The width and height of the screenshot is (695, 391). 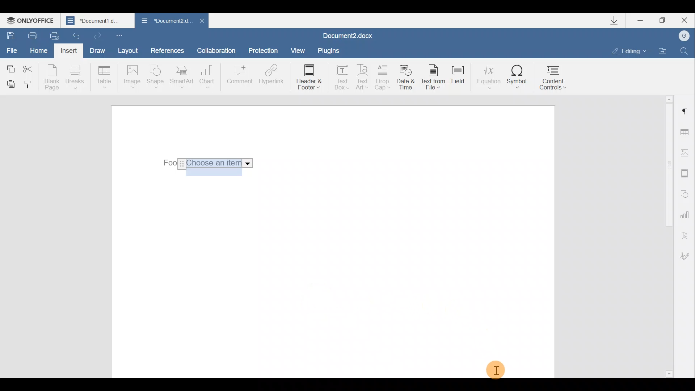 I want to click on ONLYOFFICE, so click(x=32, y=20).